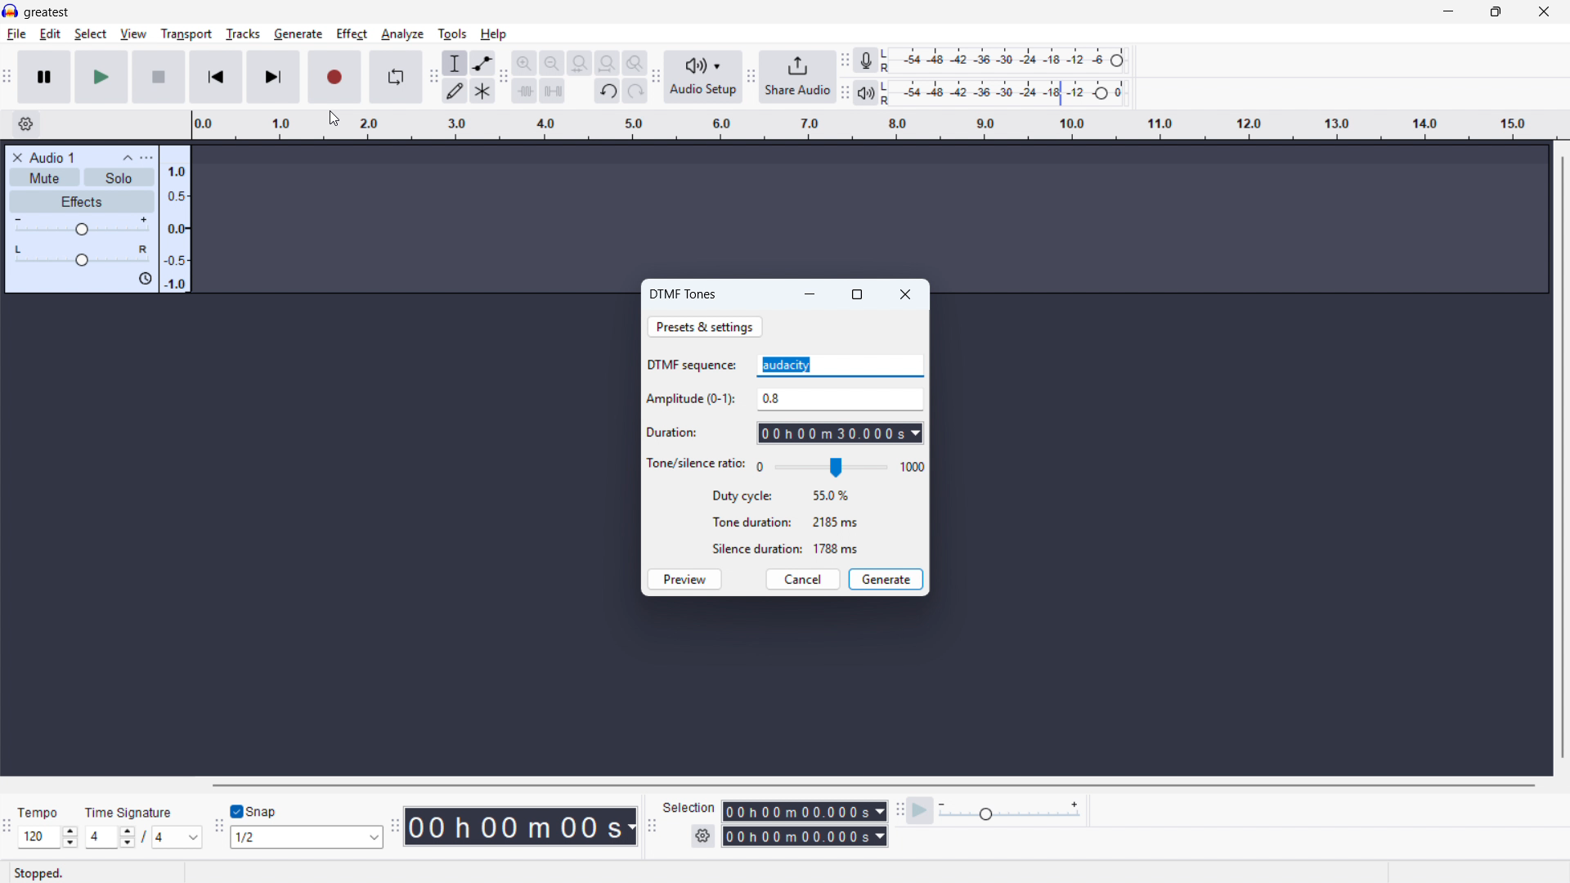  Describe the element at coordinates (1008, 93) in the screenshot. I see `playback level` at that location.